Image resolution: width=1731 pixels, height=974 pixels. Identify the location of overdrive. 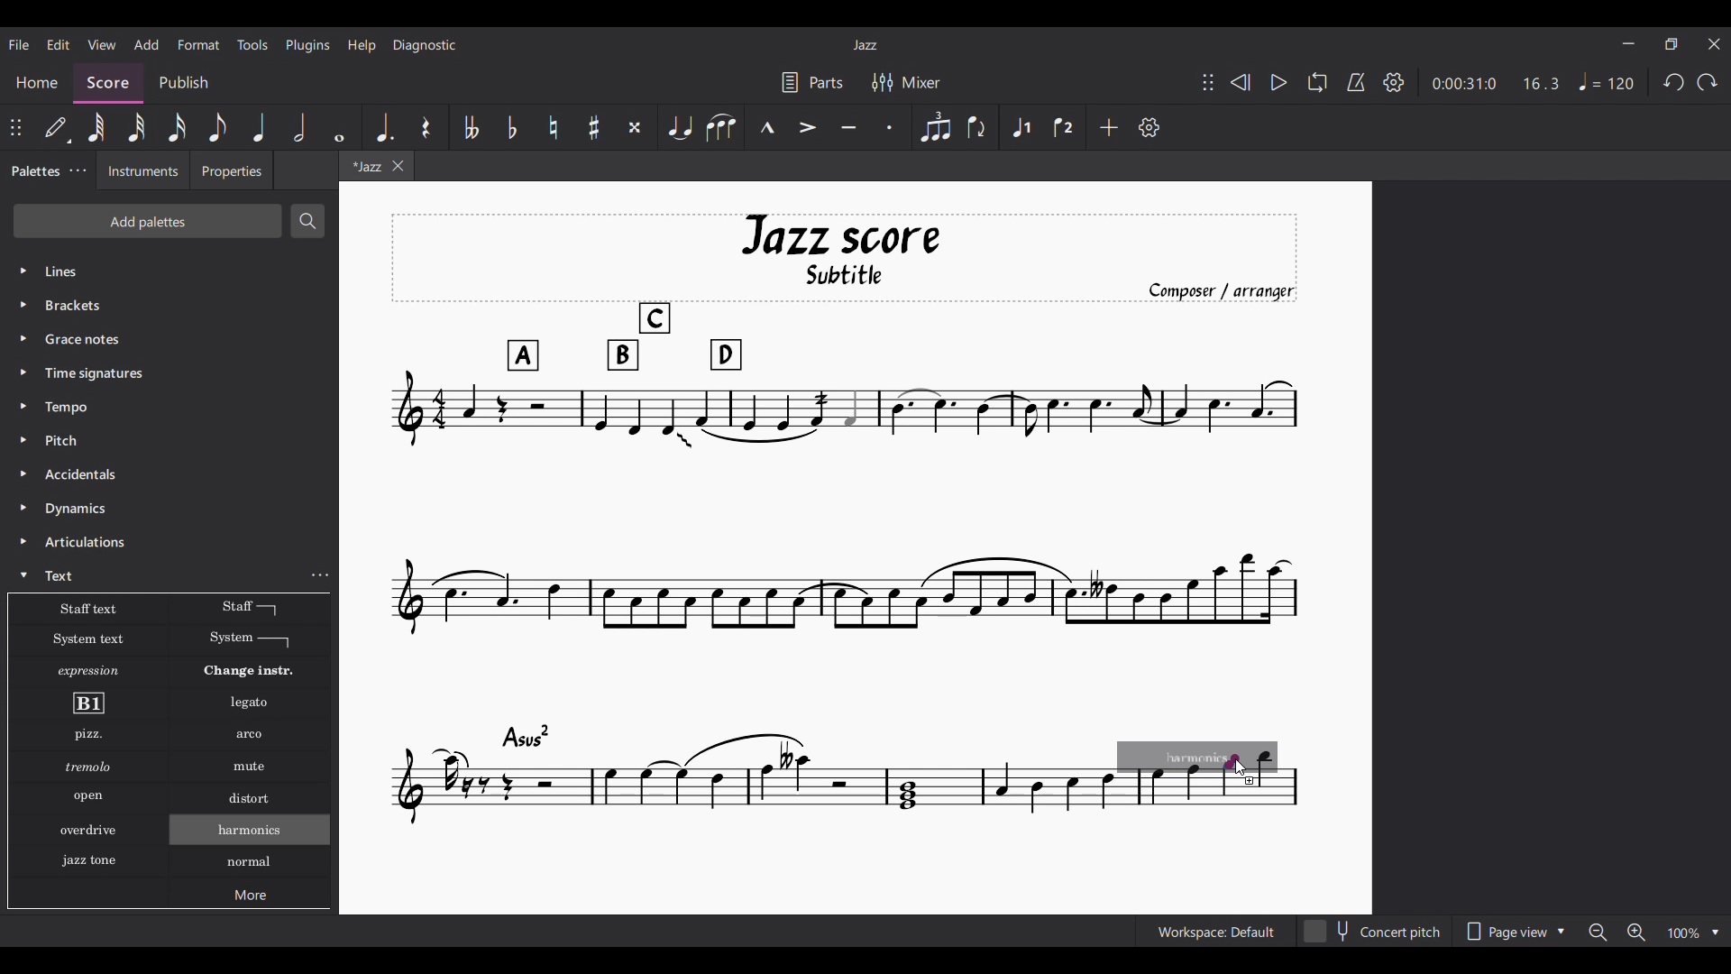
(89, 832).